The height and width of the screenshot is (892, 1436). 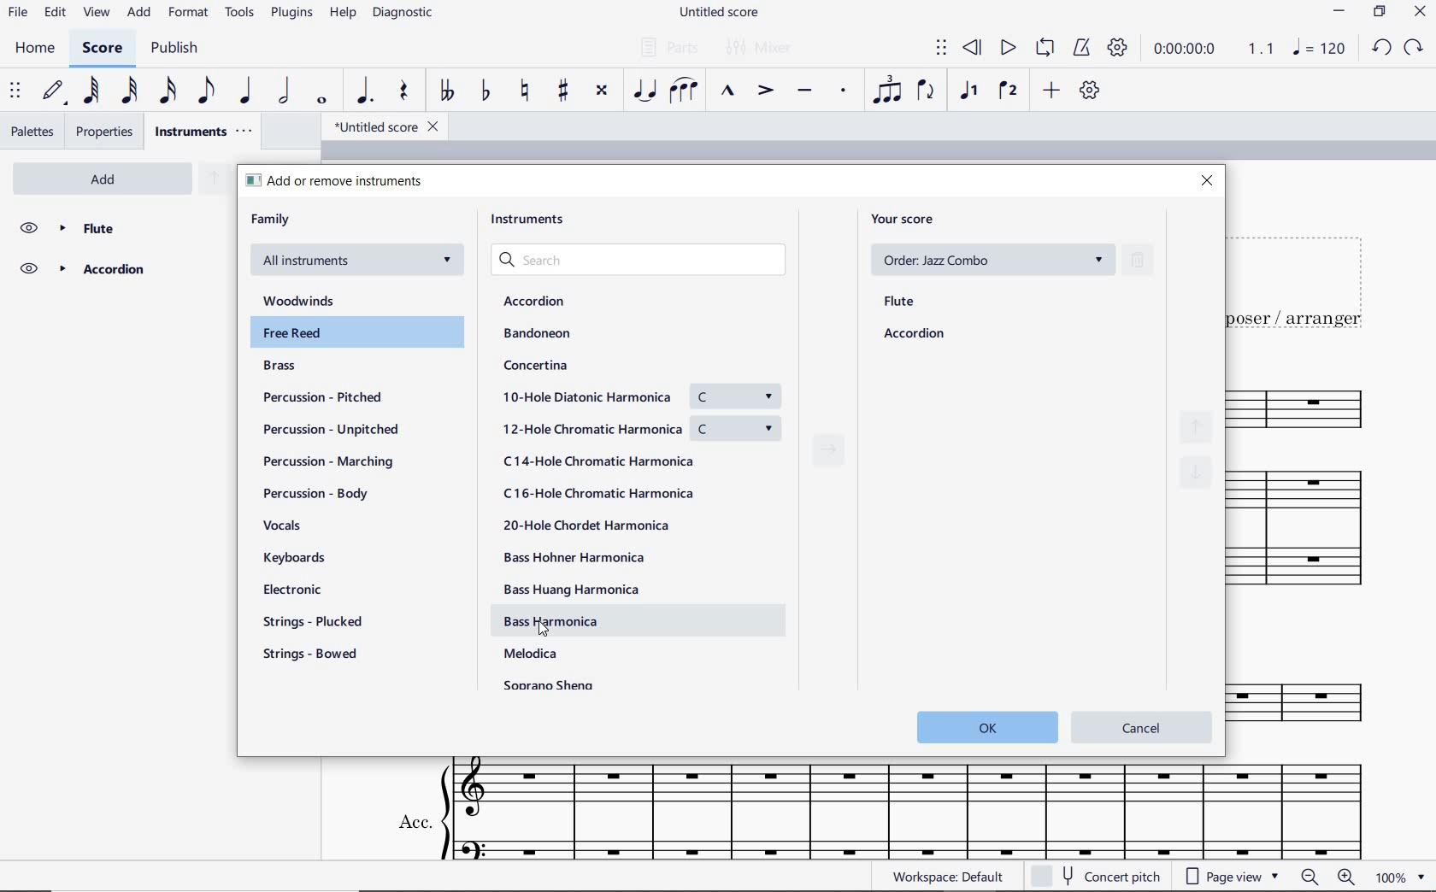 What do you see at coordinates (300, 590) in the screenshot?
I see `electronic` at bounding box center [300, 590].